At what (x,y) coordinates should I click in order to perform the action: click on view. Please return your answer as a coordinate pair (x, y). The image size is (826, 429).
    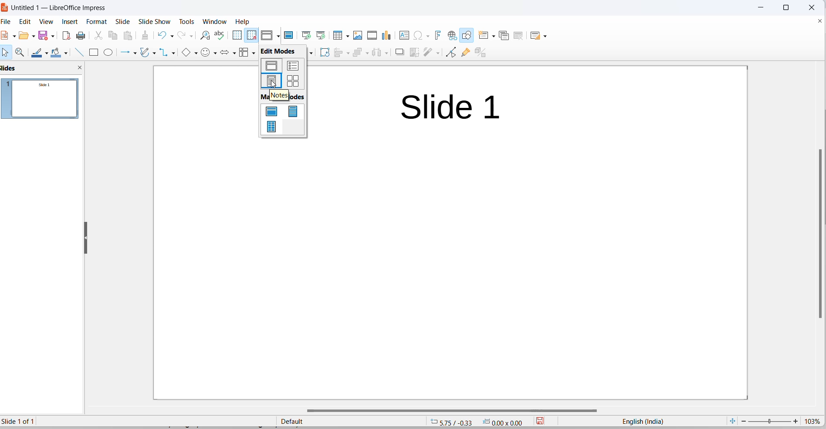
    Looking at the image, I should click on (47, 22).